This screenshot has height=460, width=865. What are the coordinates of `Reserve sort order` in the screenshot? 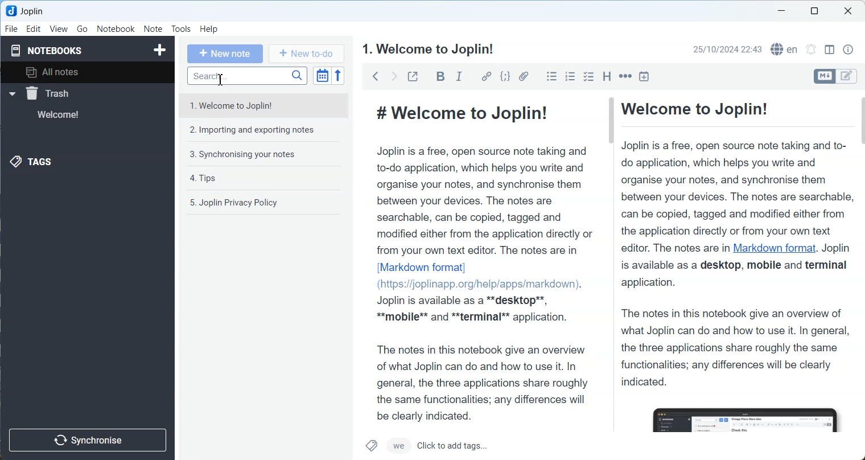 It's located at (338, 76).